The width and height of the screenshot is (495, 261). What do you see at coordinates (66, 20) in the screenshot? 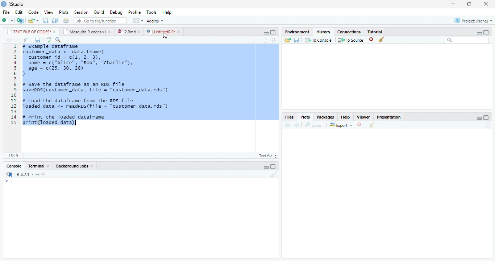
I see `print` at bounding box center [66, 20].